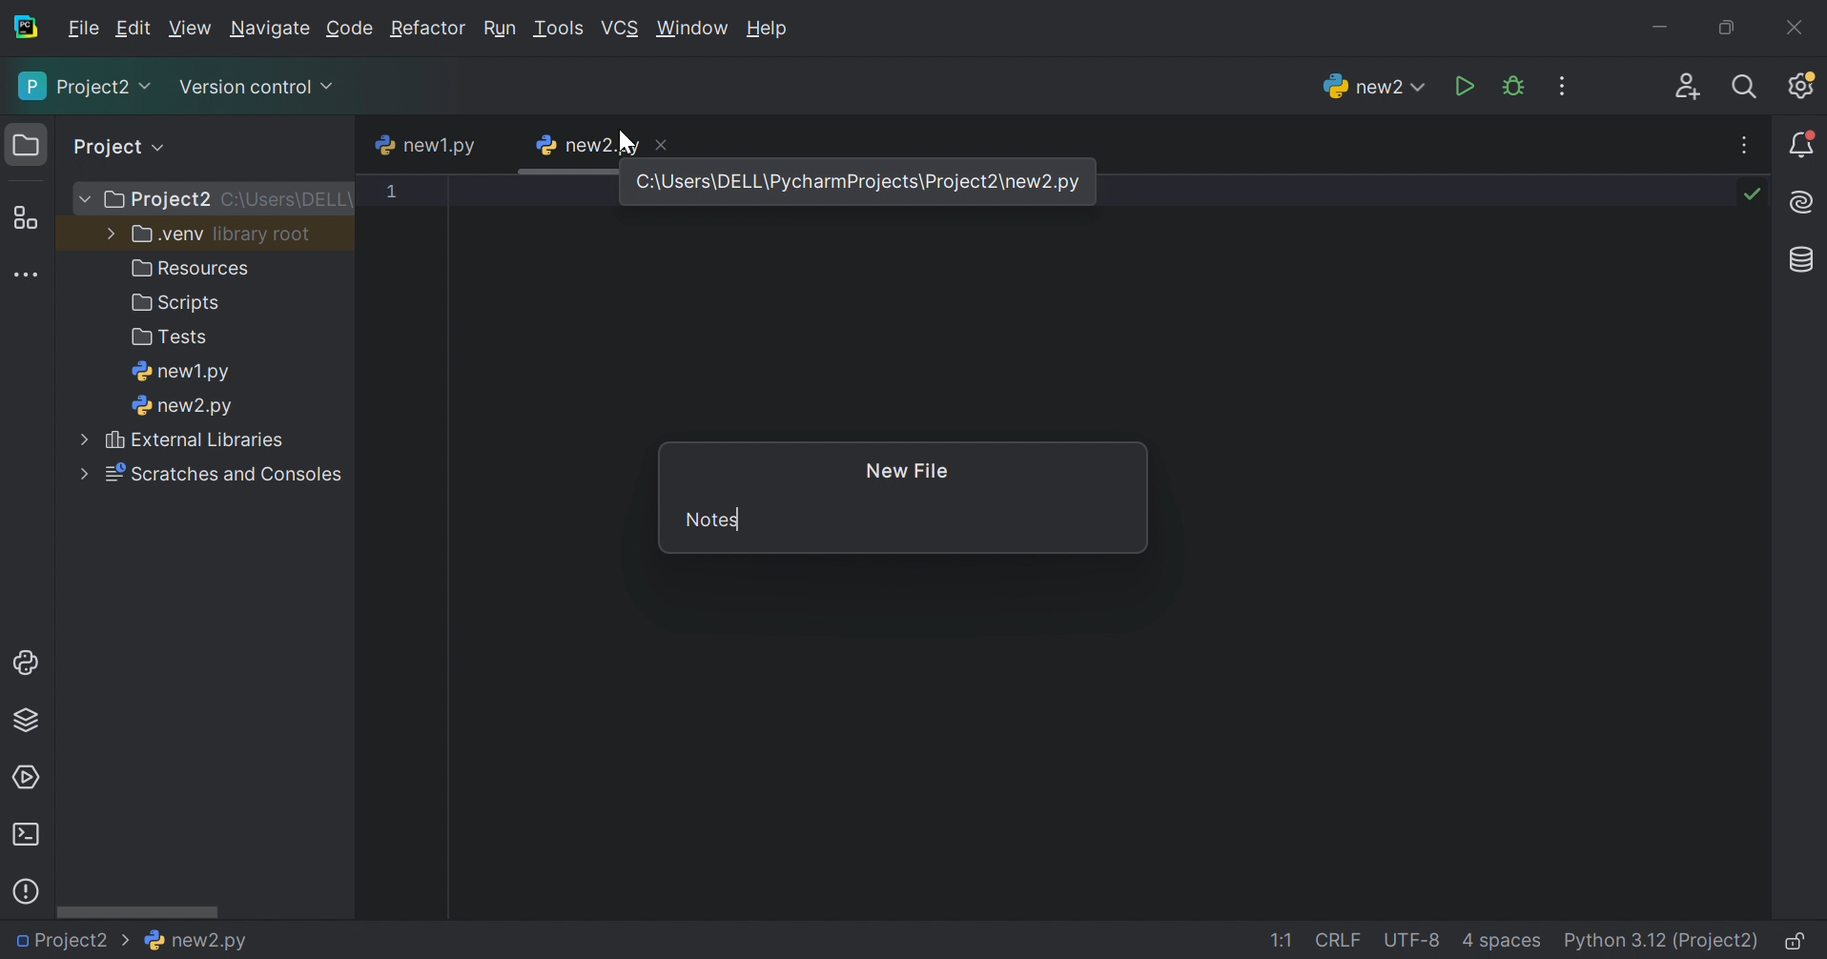 The width and height of the screenshot is (1827, 959). What do you see at coordinates (499, 29) in the screenshot?
I see `Run` at bounding box center [499, 29].